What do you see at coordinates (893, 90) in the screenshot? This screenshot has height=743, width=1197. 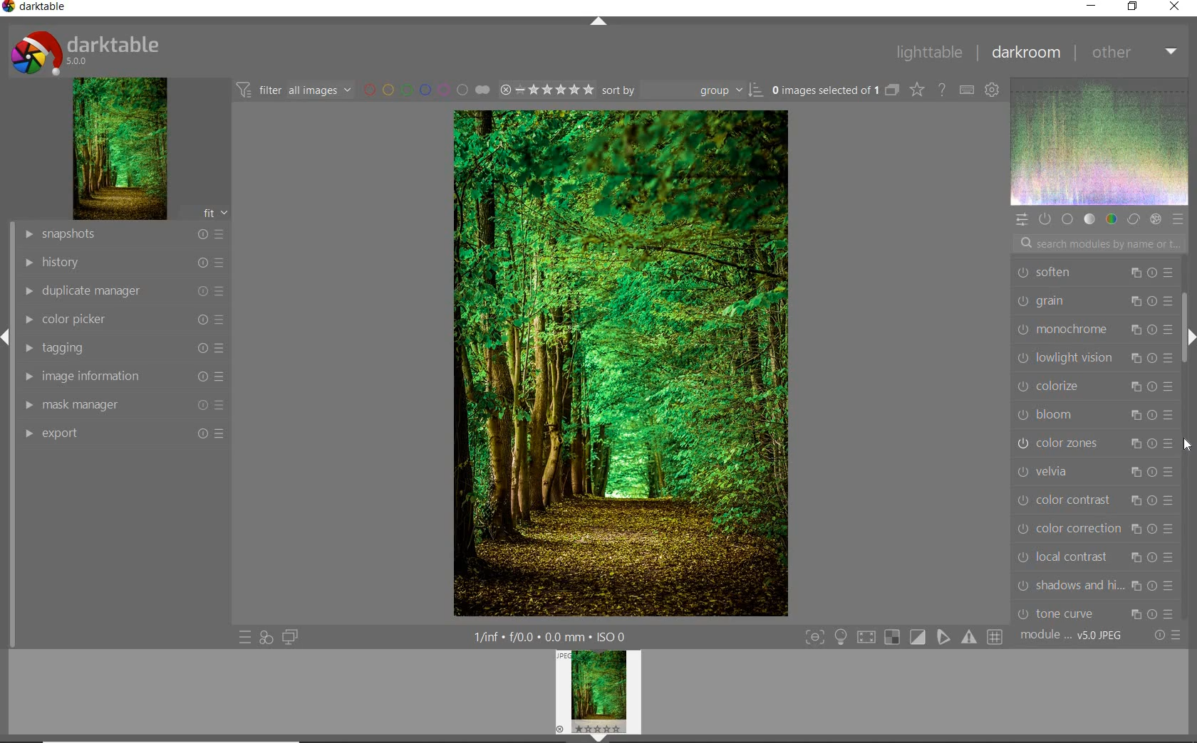 I see `COLLAPSE GROUPED IMAGES` at bounding box center [893, 90].